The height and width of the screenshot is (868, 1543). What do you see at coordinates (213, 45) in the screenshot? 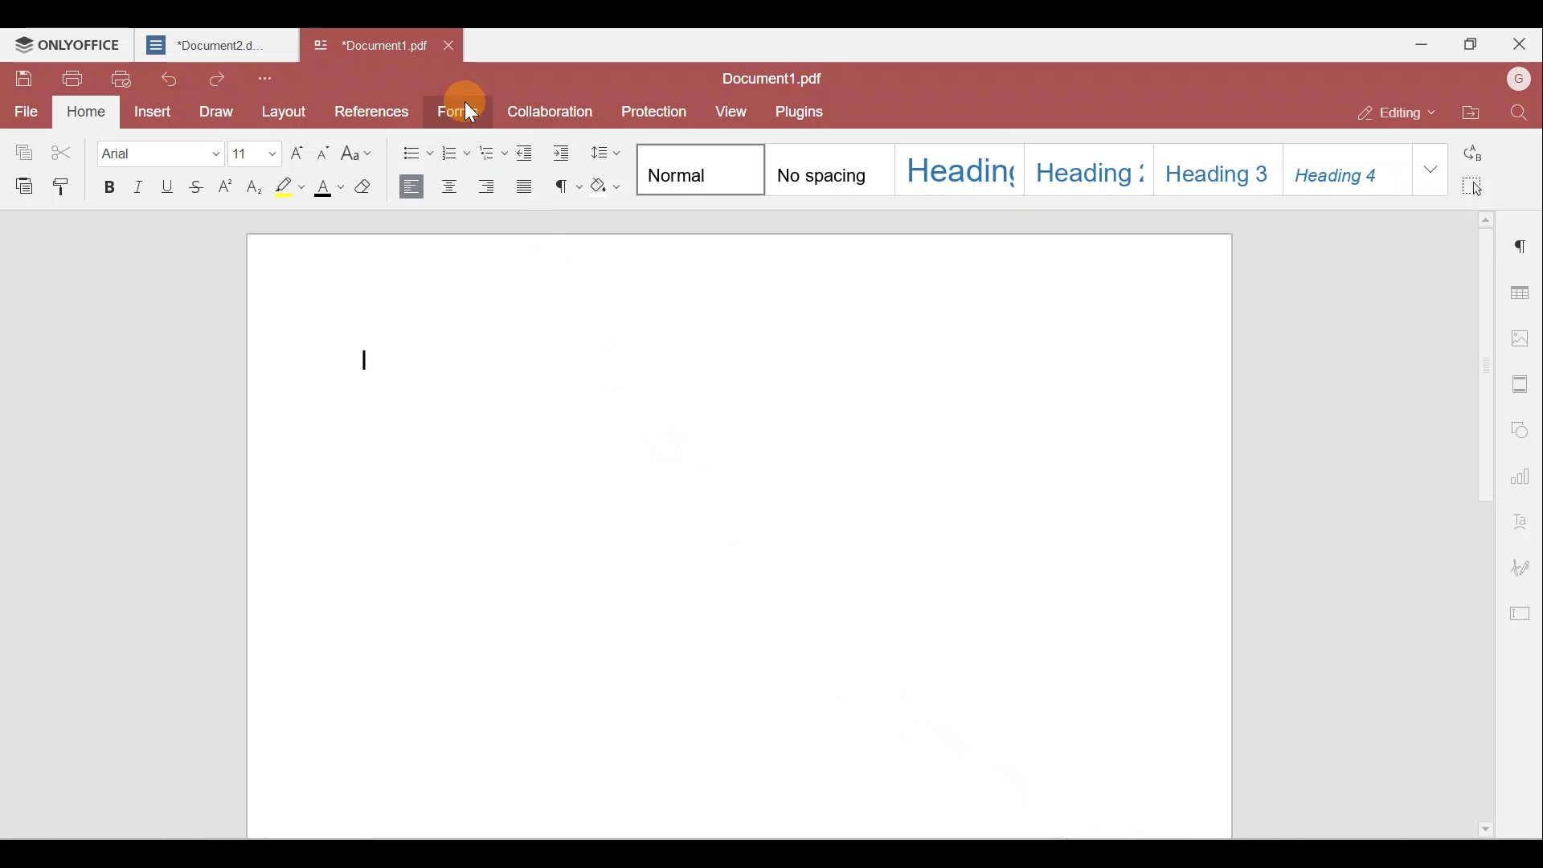
I see `*Document2.d.` at bounding box center [213, 45].